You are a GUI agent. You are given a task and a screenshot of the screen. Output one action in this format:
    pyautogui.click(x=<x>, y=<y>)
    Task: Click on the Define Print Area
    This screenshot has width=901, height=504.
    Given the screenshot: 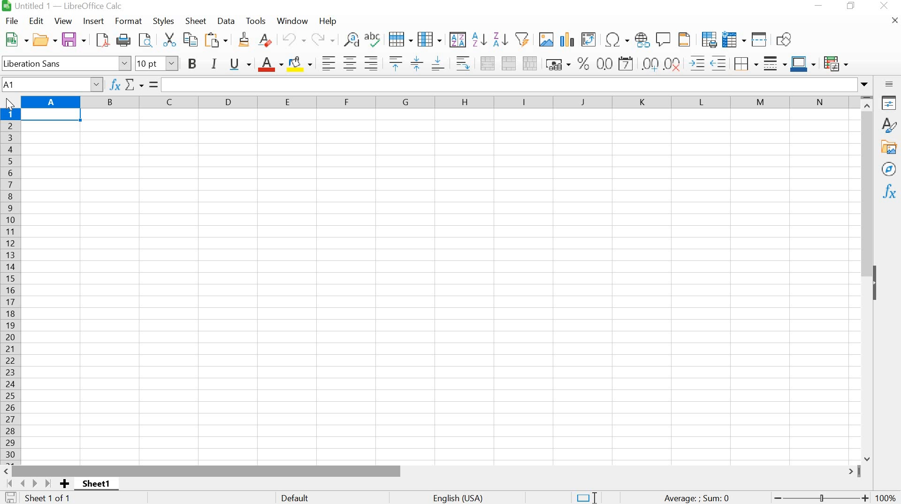 What is the action you would take?
    pyautogui.click(x=709, y=39)
    